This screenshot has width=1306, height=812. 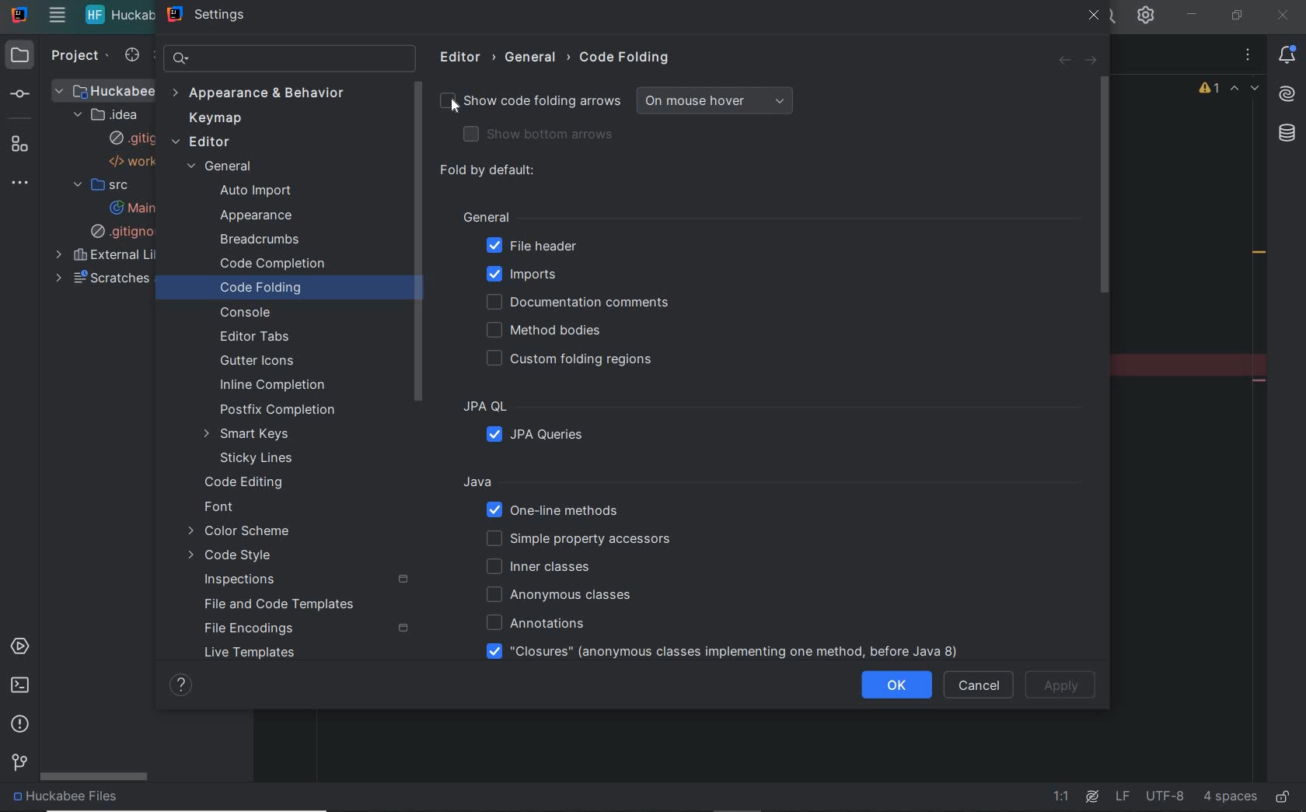 What do you see at coordinates (213, 16) in the screenshot?
I see `settings` at bounding box center [213, 16].